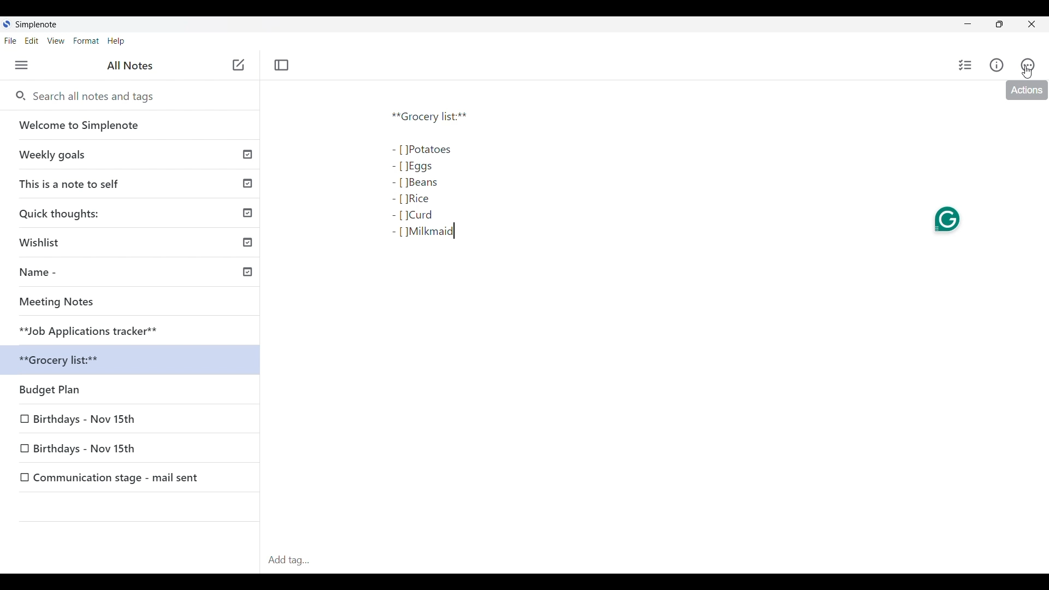 The height and width of the screenshot is (590, 1049). I want to click on Cursor, so click(1027, 72).